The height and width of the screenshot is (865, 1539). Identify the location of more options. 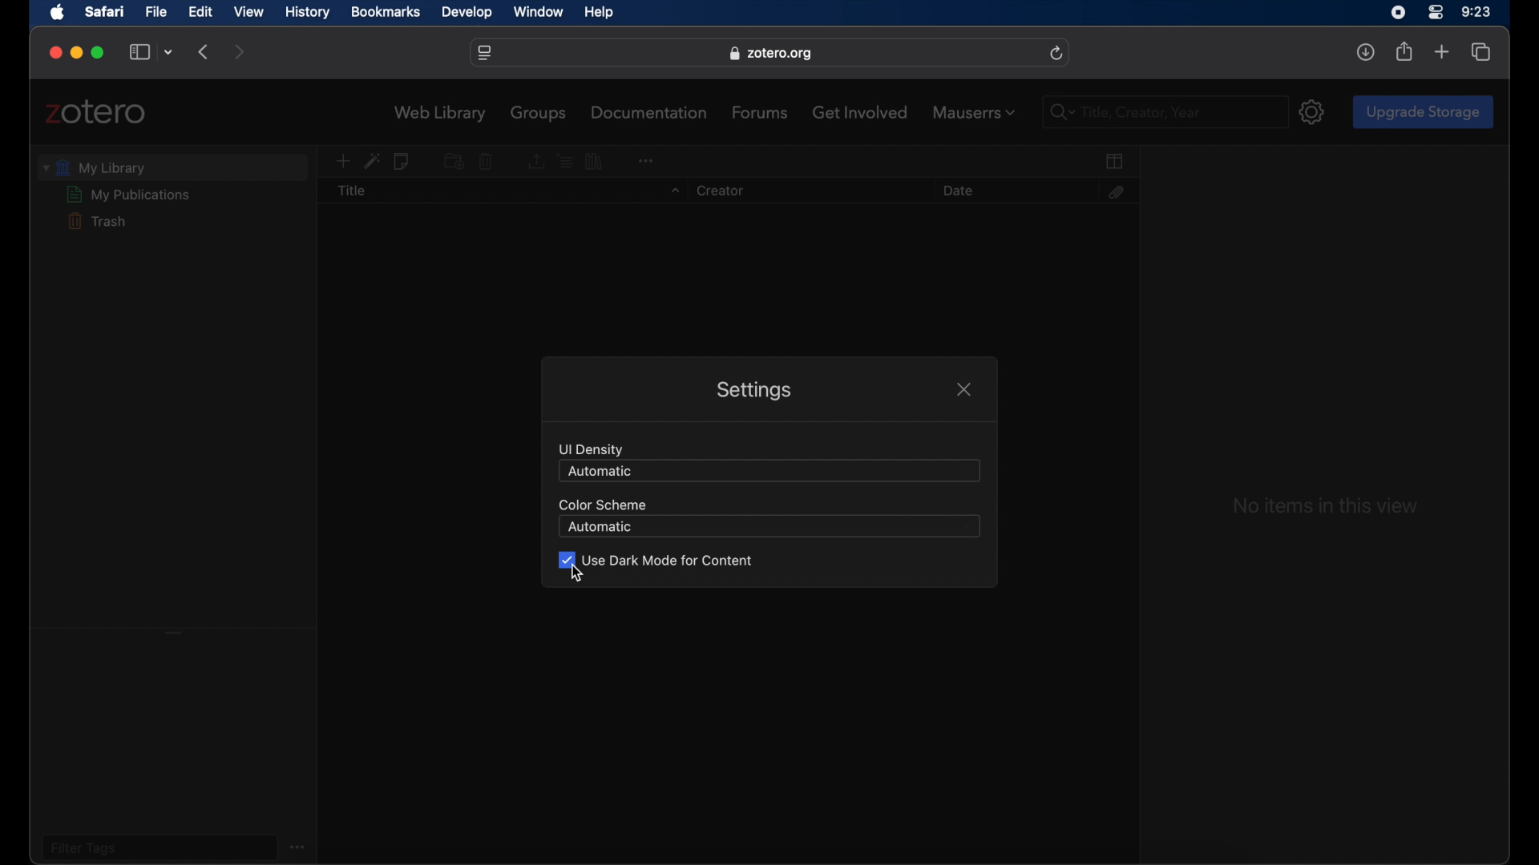
(300, 846).